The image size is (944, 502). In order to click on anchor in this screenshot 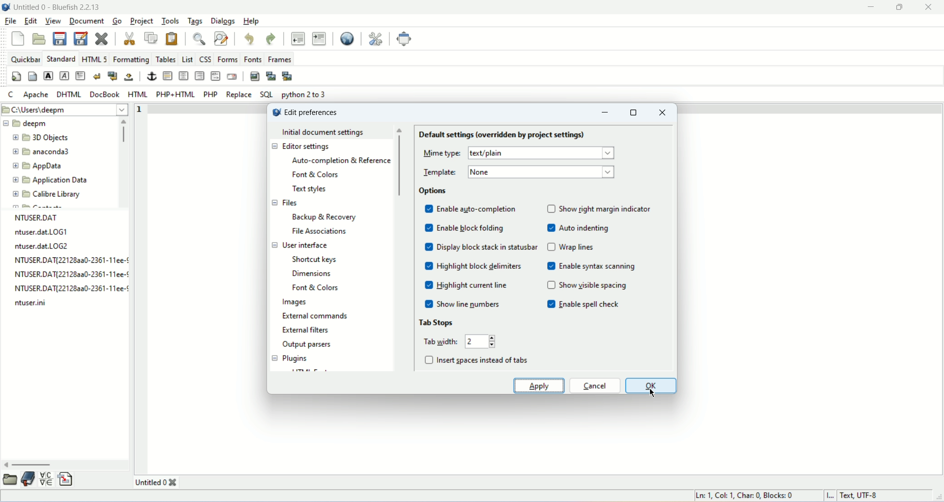, I will do `click(151, 76)`.